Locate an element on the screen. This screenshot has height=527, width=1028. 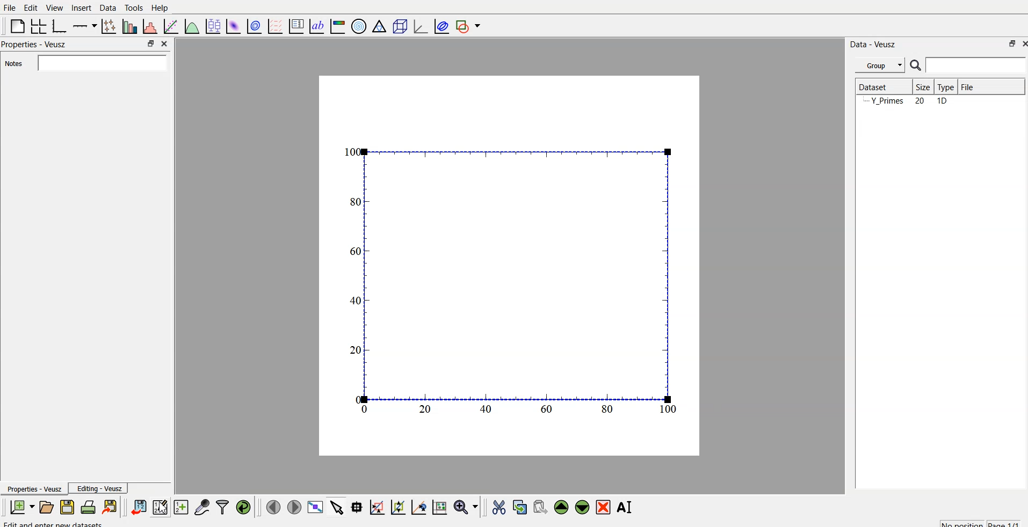
create a new dataset is located at coordinates (181, 508).